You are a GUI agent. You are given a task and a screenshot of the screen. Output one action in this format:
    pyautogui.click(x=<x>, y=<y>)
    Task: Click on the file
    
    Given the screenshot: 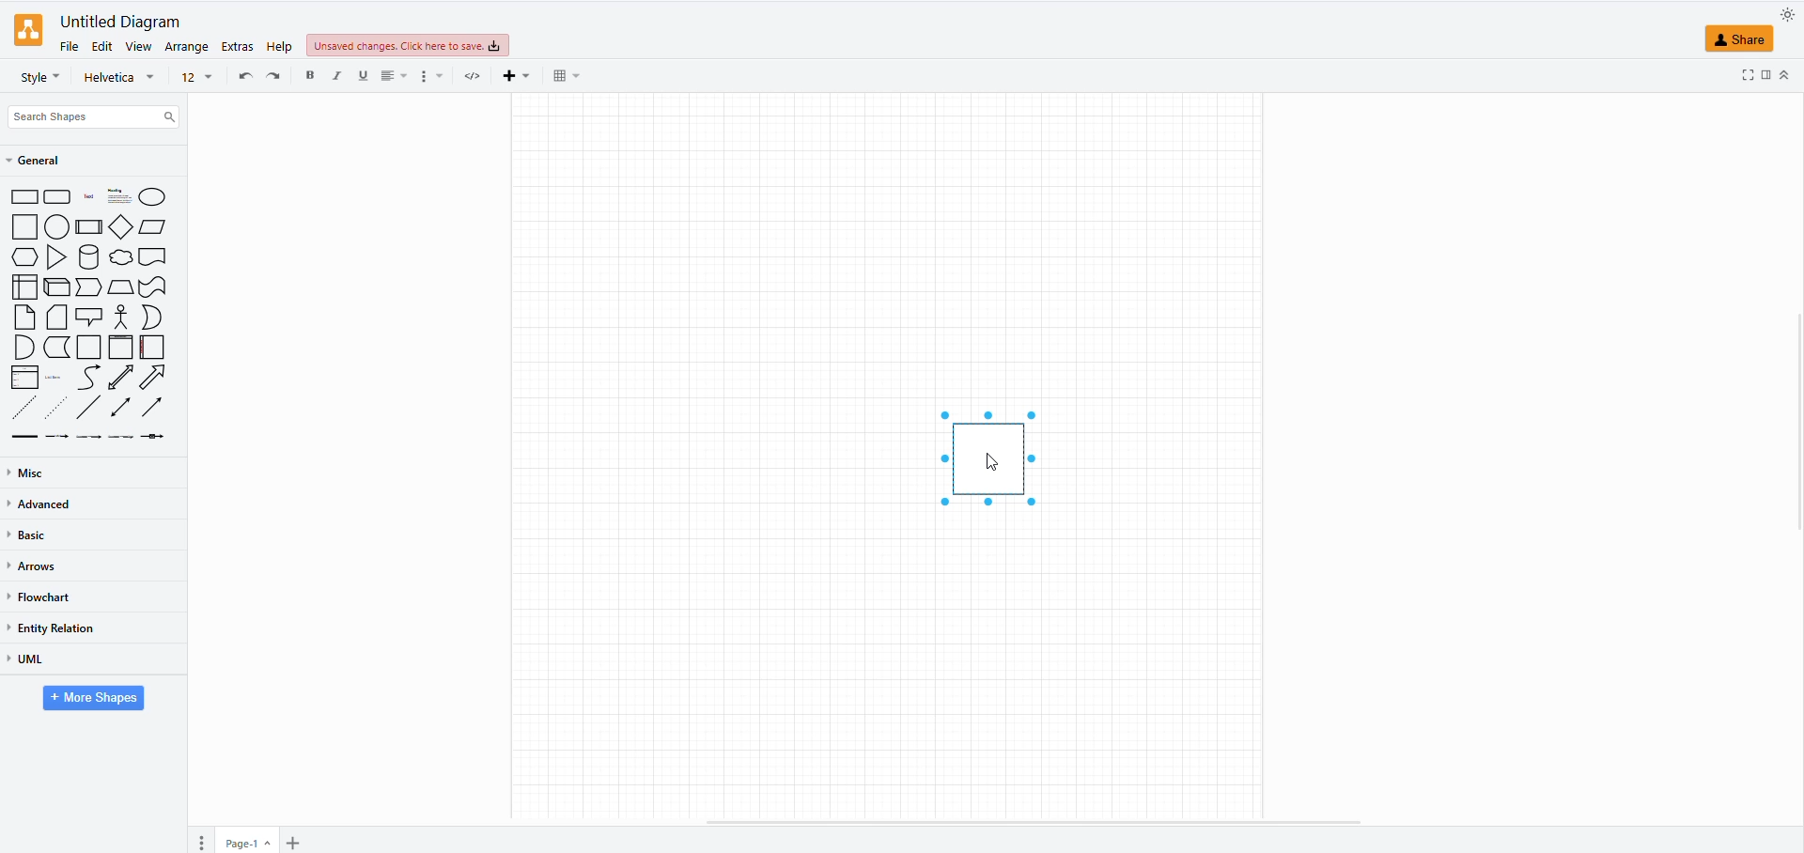 What is the action you would take?
    pyautogui.click(x=70, y=48)
    